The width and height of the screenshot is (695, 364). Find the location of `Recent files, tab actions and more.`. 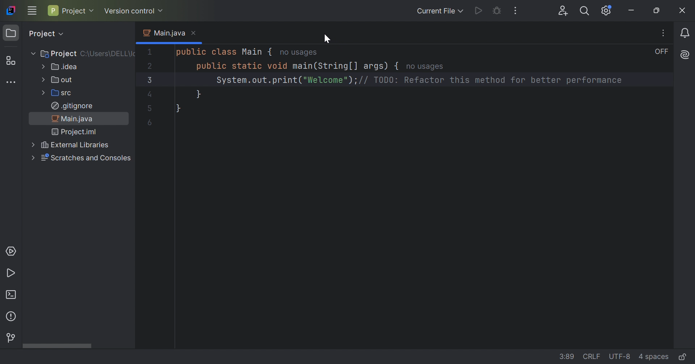

Recent files, tab actions and more. is located at coordinates (664, 33).